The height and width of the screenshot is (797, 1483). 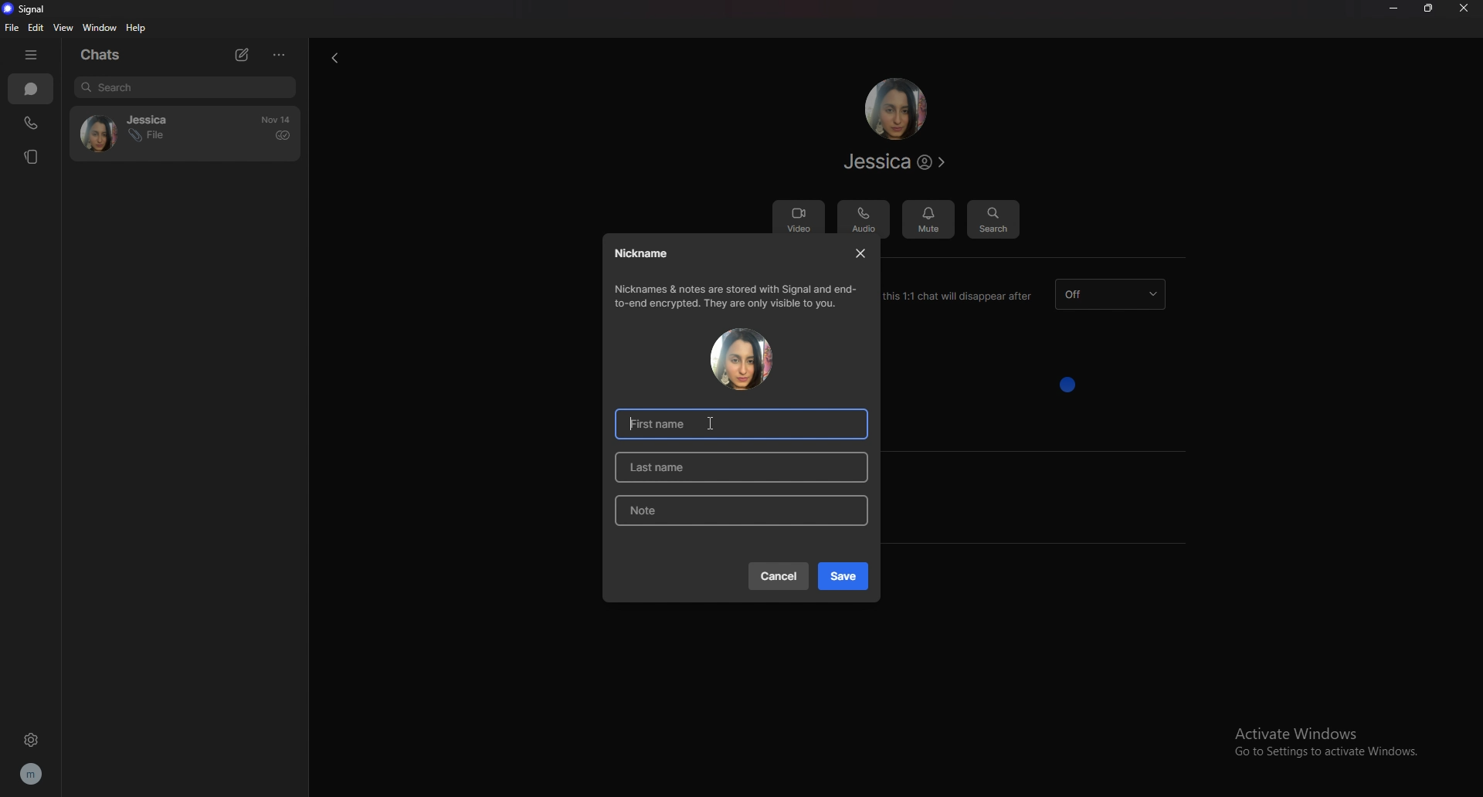 I want to click on search, so click(x=186, y=87).